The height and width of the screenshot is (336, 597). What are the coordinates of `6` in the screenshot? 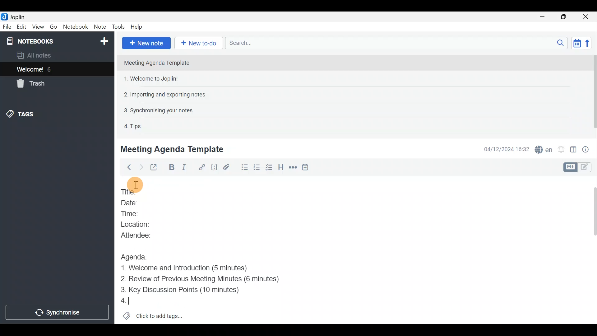 It's located at (51, 69).